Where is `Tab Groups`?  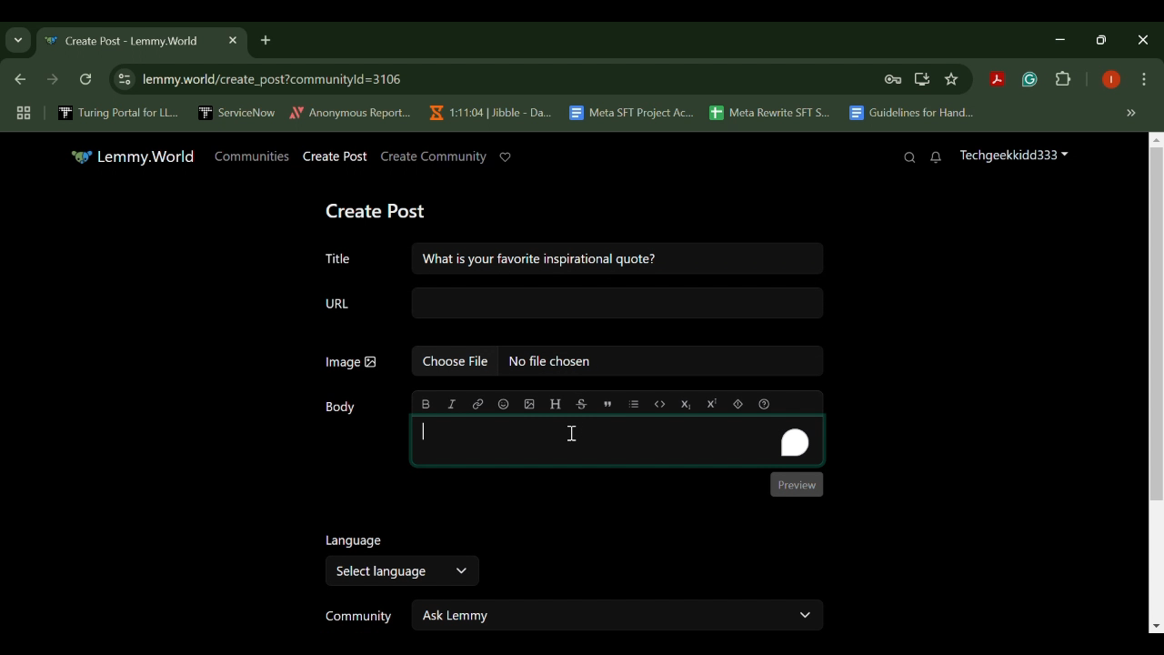
Tab Groups is located at coordinates (21, 114).